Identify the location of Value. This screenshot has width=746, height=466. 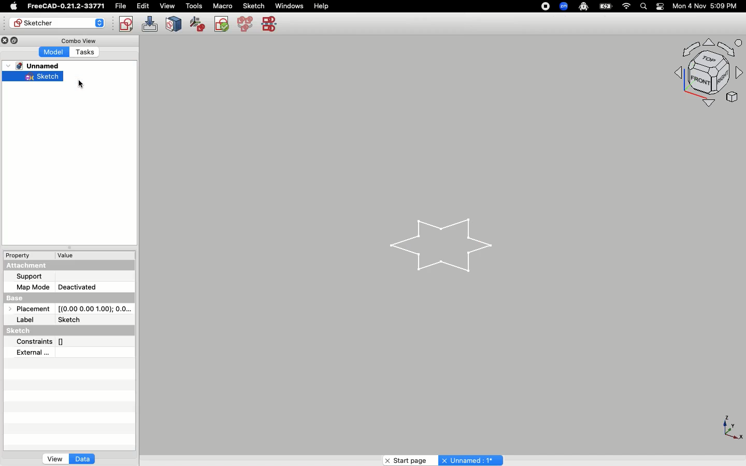
(95, 256).